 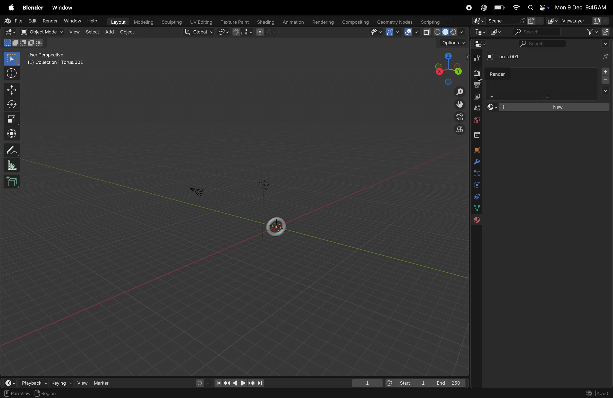 I want to click on rendering, so click(x=324, y=21).